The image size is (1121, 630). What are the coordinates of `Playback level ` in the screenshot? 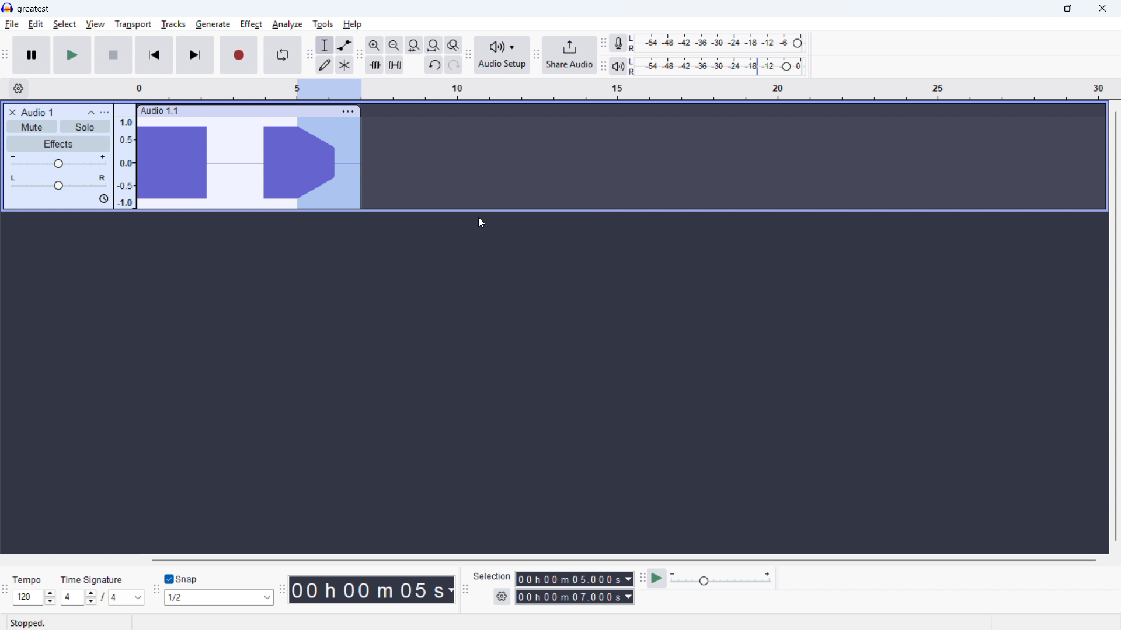 It's located at (720, 66).